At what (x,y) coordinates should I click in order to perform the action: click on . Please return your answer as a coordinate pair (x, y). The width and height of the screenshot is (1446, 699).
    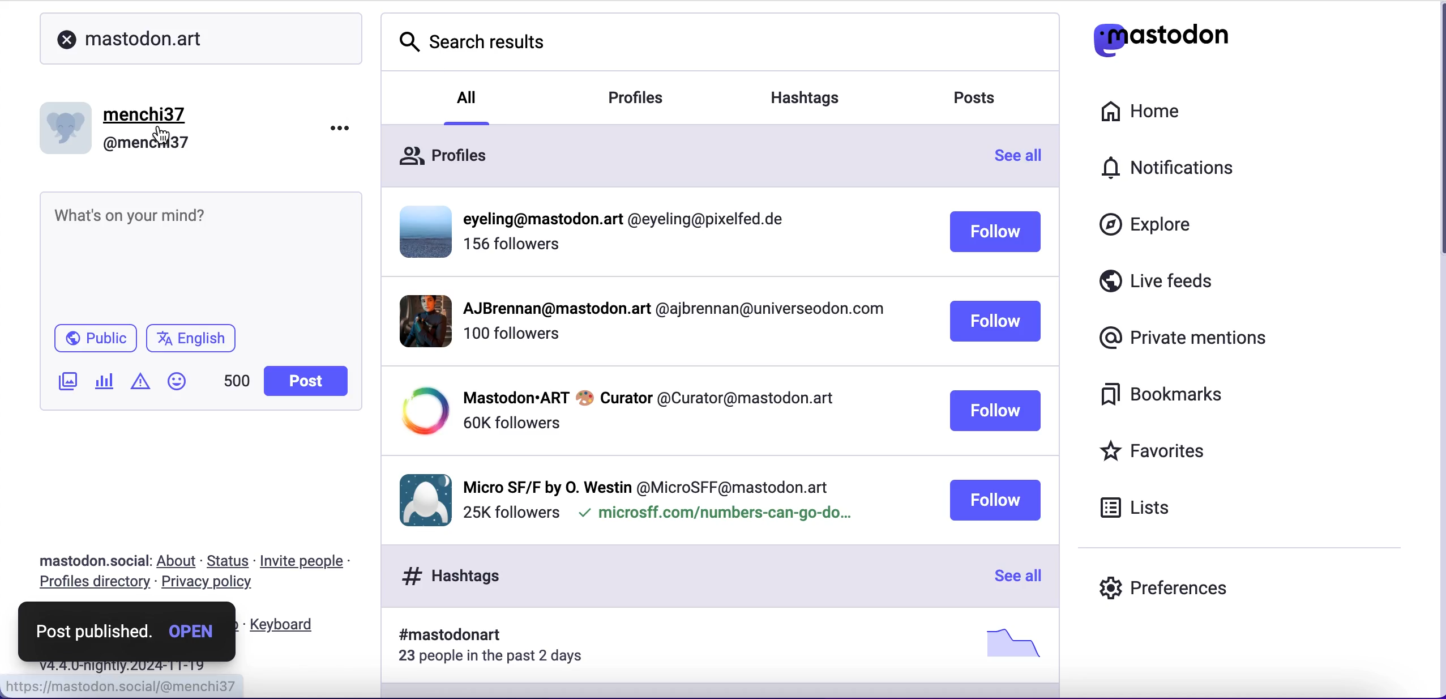
    Looking at the image, I should click on (639, 219).